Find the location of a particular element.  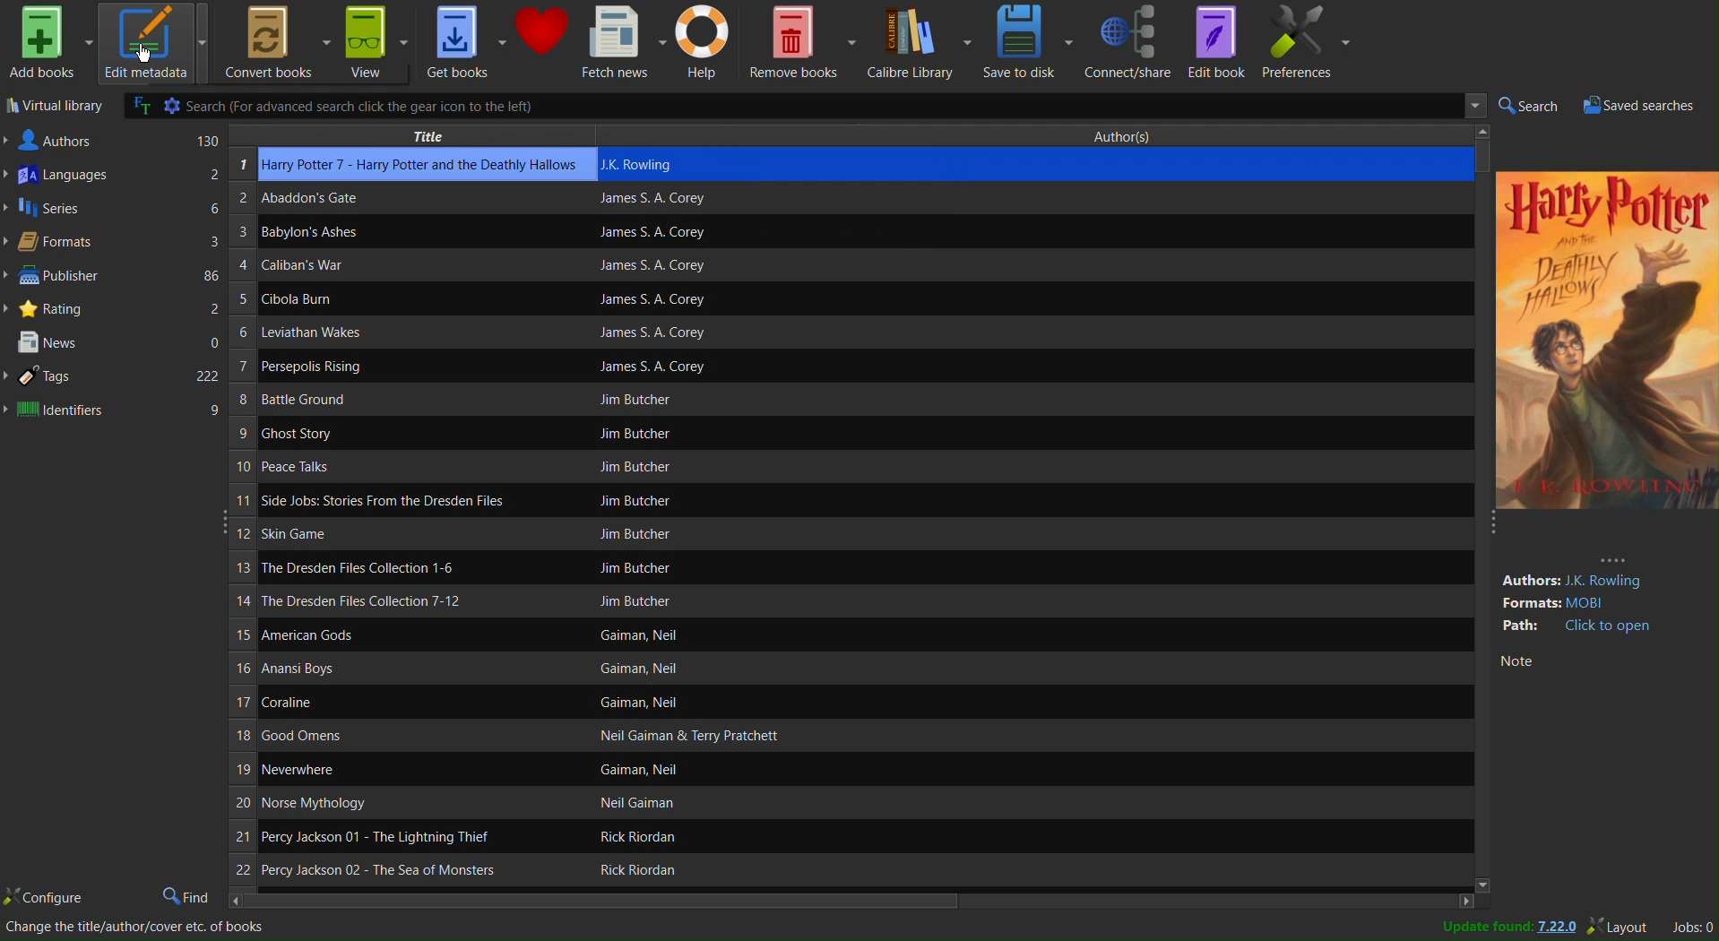

Book name is located at coordinates (396, 600).